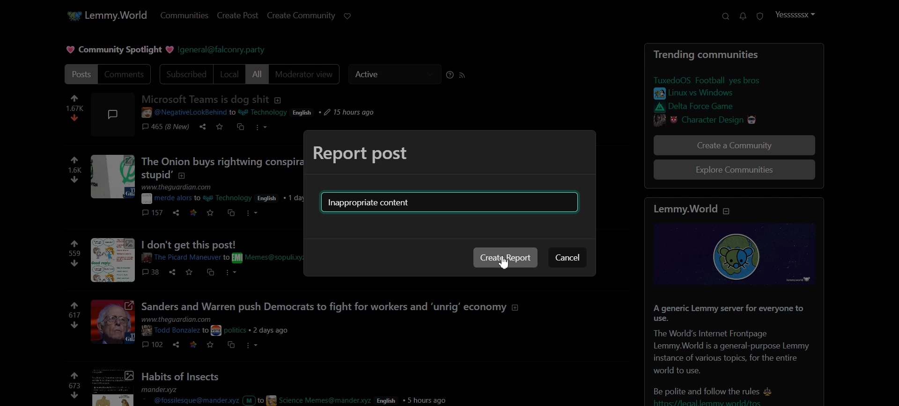 This screenshot has width=899, height=406. What do you see at coordinates (75, 97) in the screenshot?
I see `like` at bounding box center [75, 97].